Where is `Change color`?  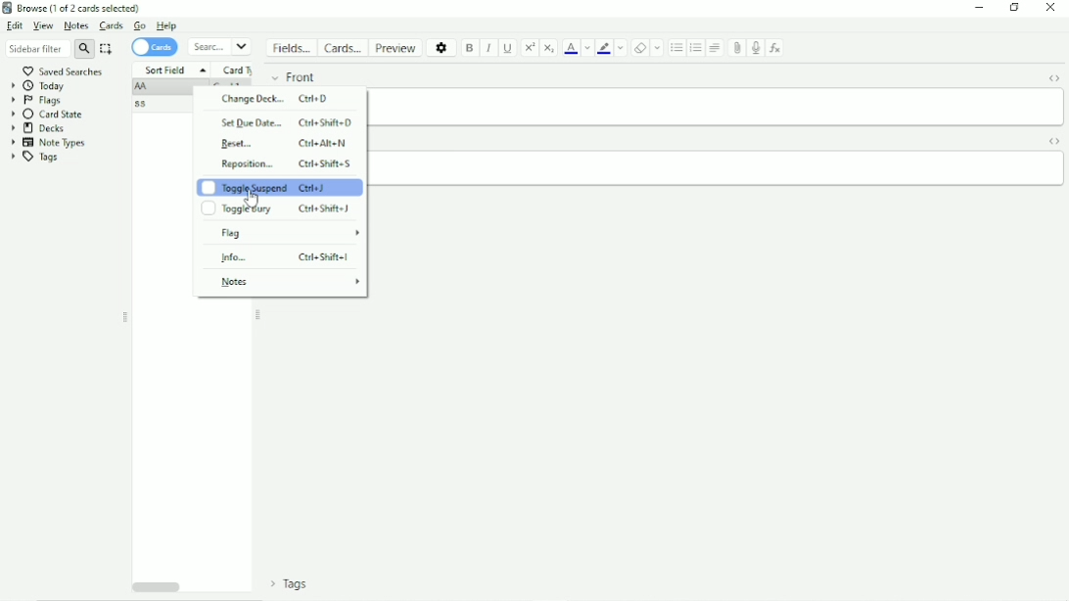
Change color is located at coordinates (588, 47).